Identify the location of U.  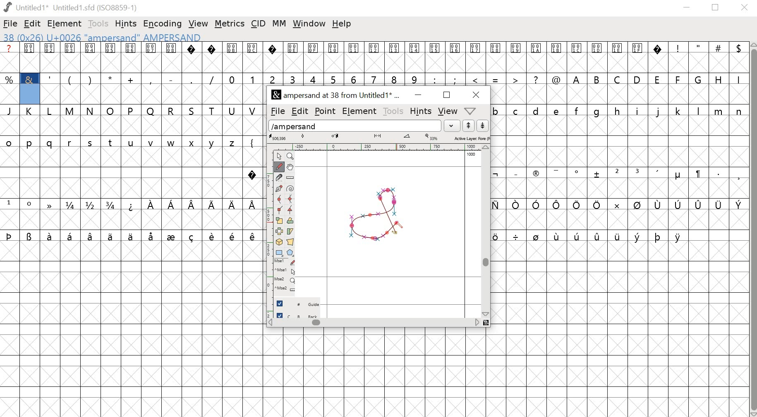
(232, 110).